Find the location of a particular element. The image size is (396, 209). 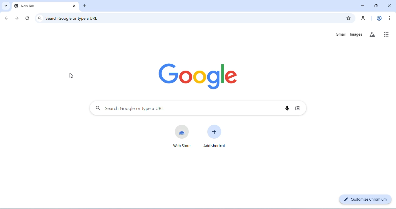

close is located at coordinates (390, 5).